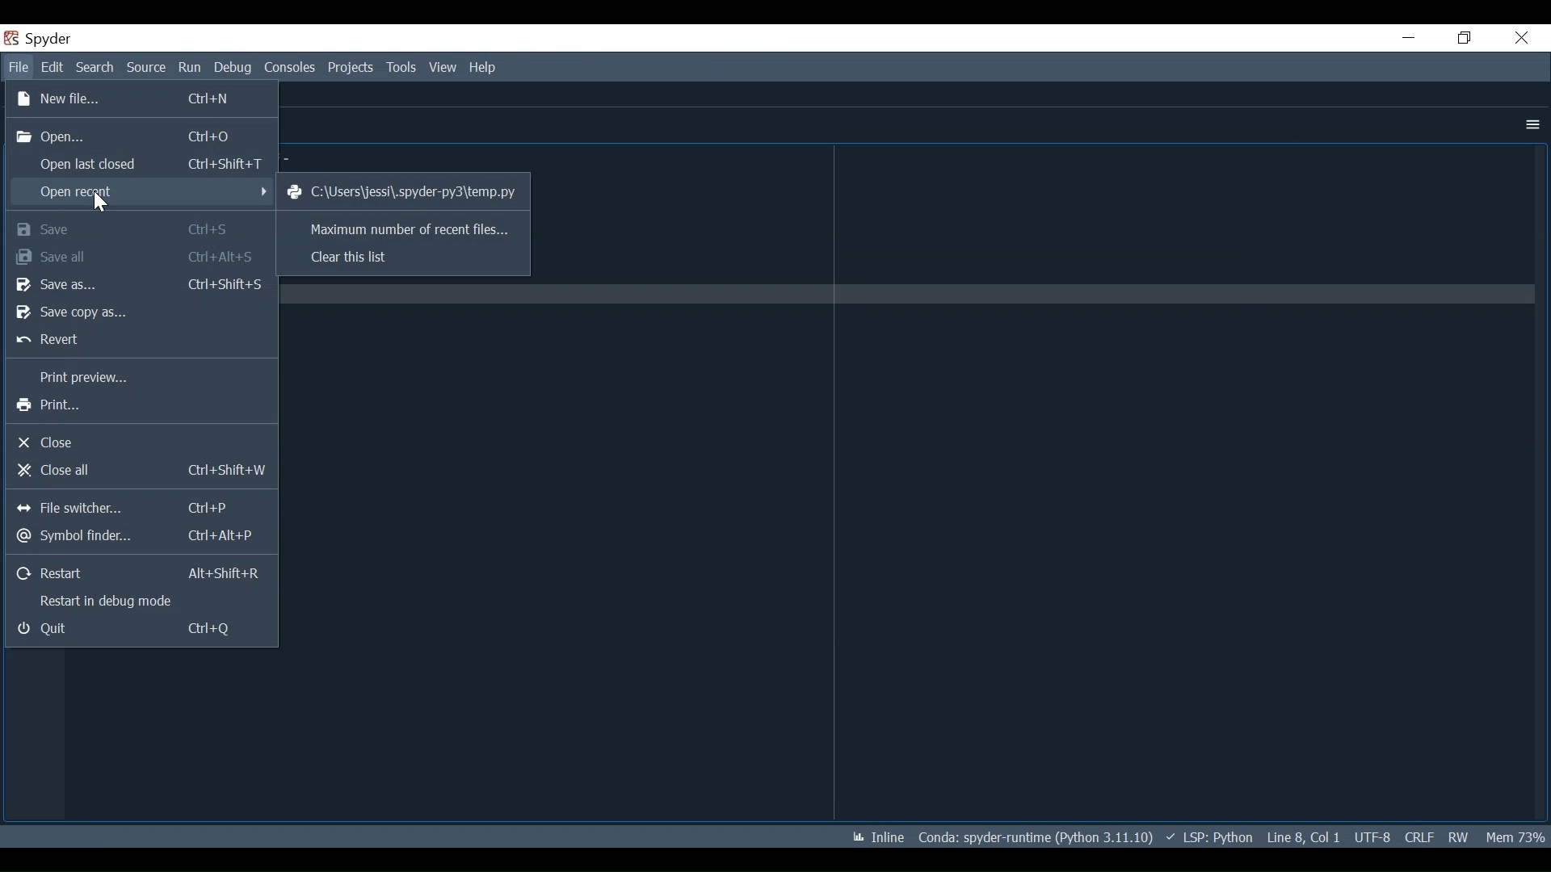  What do you see at coordinates (289, 69) in the screenshot?
I see `Consoles` at bounding box center [289, 69].